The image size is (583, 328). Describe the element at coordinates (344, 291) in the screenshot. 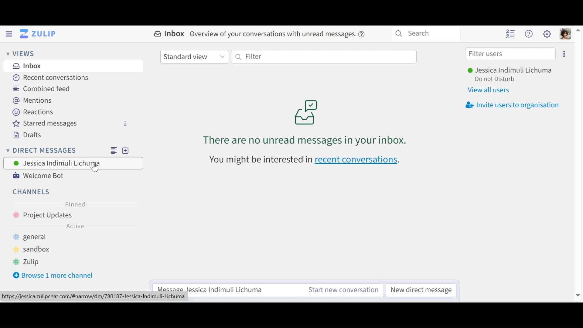

I see `Start a new conversation` at that location.